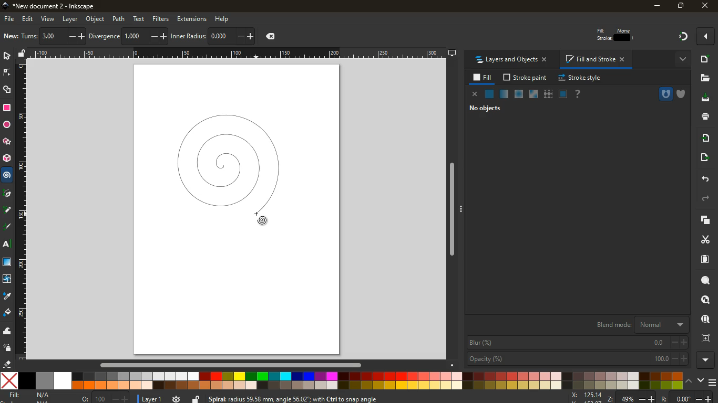 The width and height of the screenshot is (718, 403). What do you see at coordinates (655, 6) in the screenshot?
I see `minimize` at bounding box center [655, 6].